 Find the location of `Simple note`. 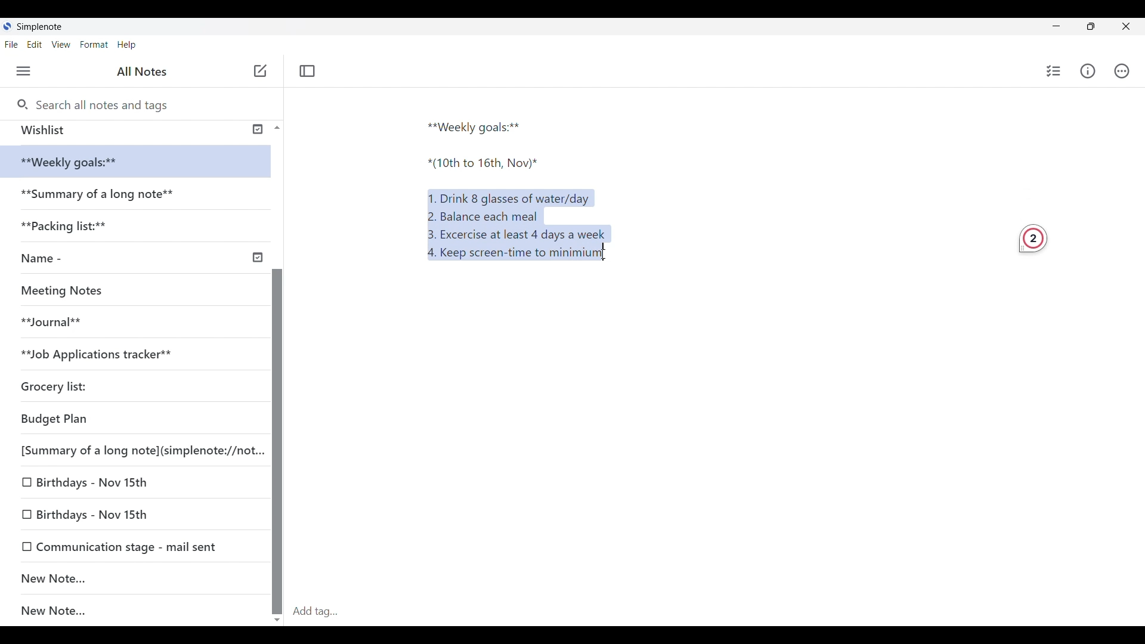

Simple note is located at coordinates (41, 26).